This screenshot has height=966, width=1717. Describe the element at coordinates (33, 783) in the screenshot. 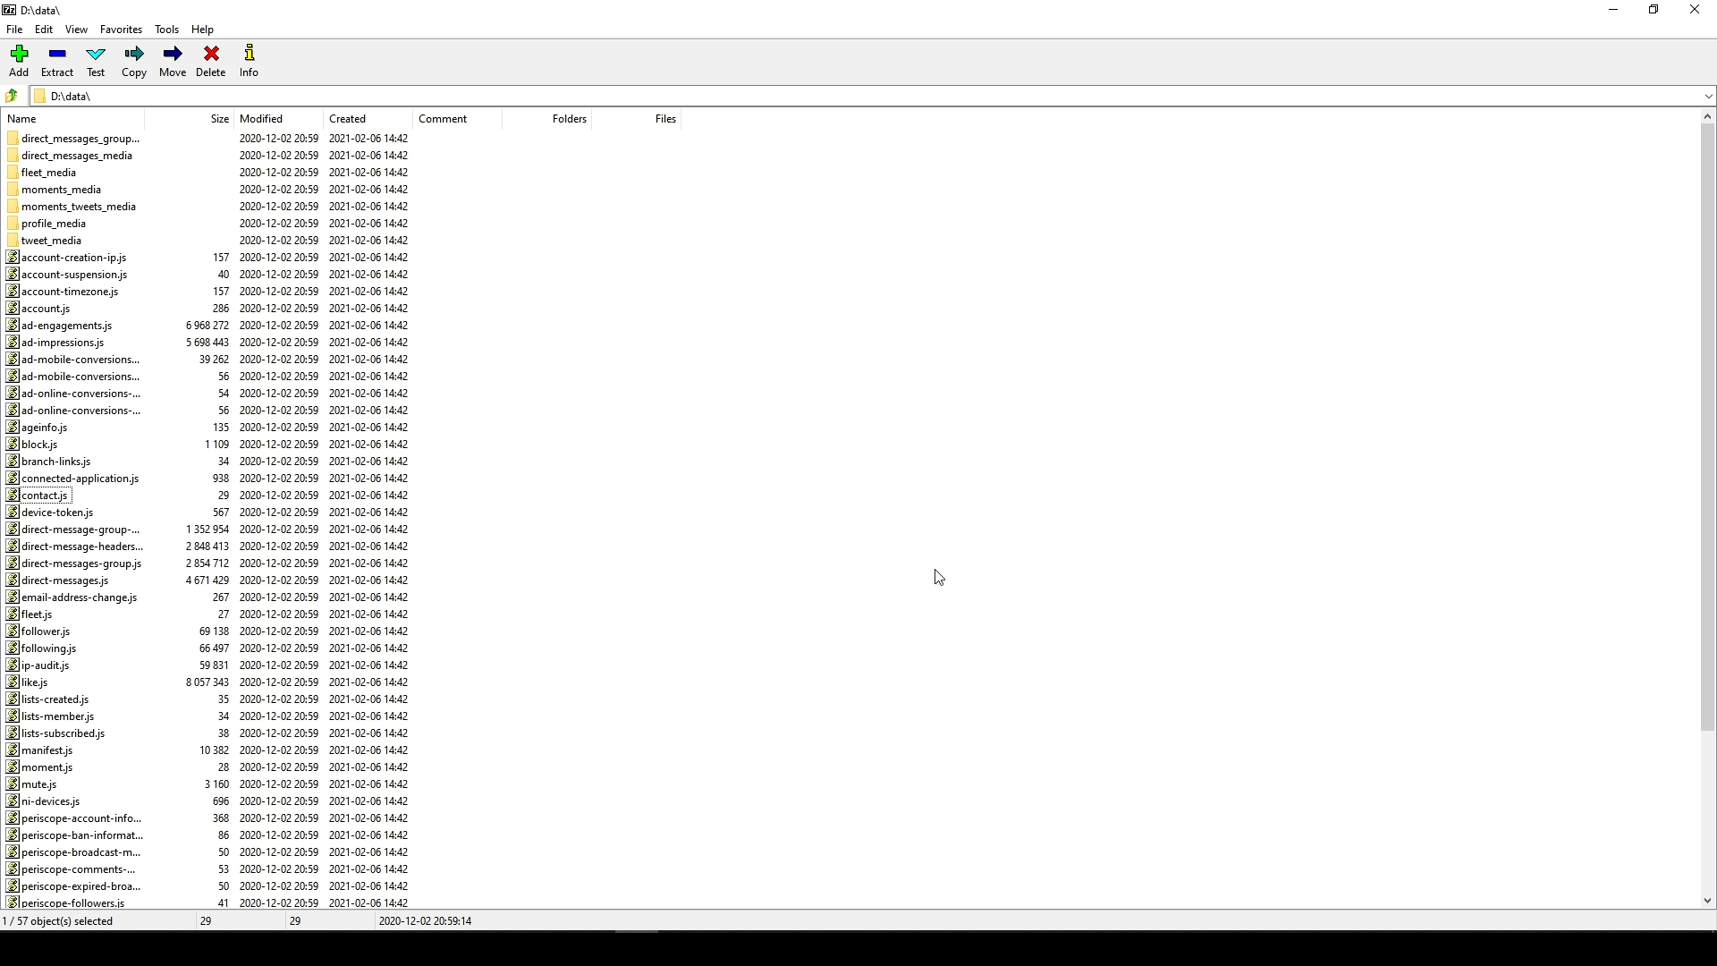

I see `mute.js` at that location.